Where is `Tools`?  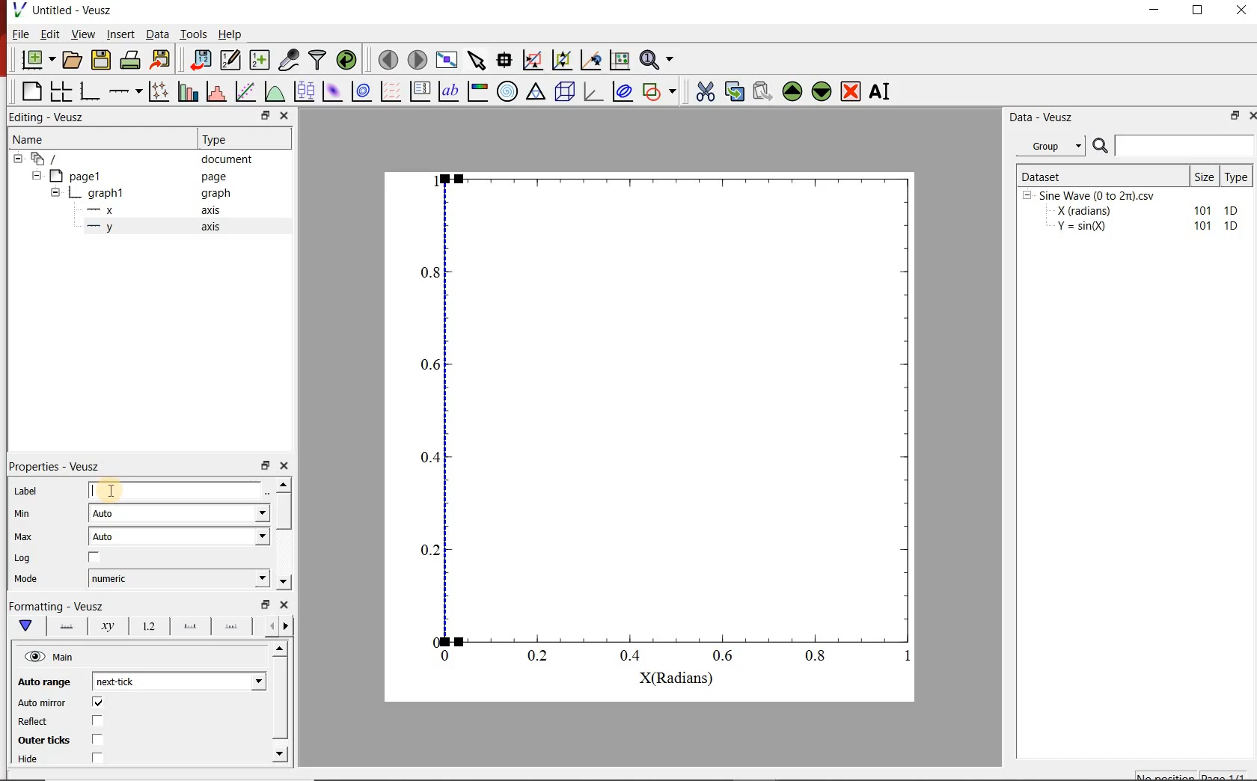
Tools is located at coordinates (194, 34).